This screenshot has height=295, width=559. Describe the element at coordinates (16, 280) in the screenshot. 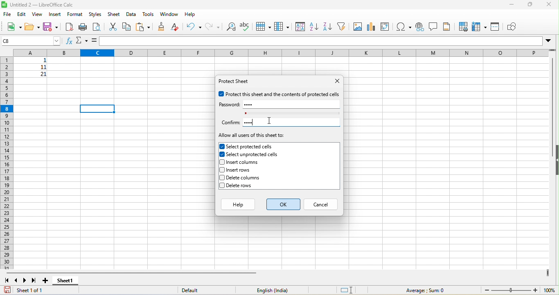

I see `previous` at that location.